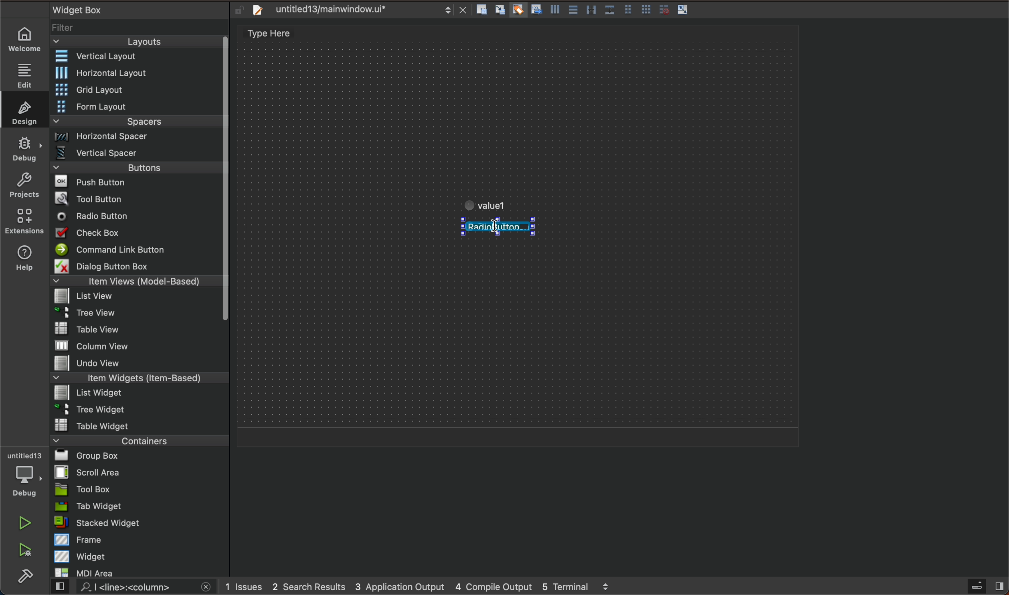  Describe the element at coordinates (135, 315) in the screenshot. I see `` at that location.